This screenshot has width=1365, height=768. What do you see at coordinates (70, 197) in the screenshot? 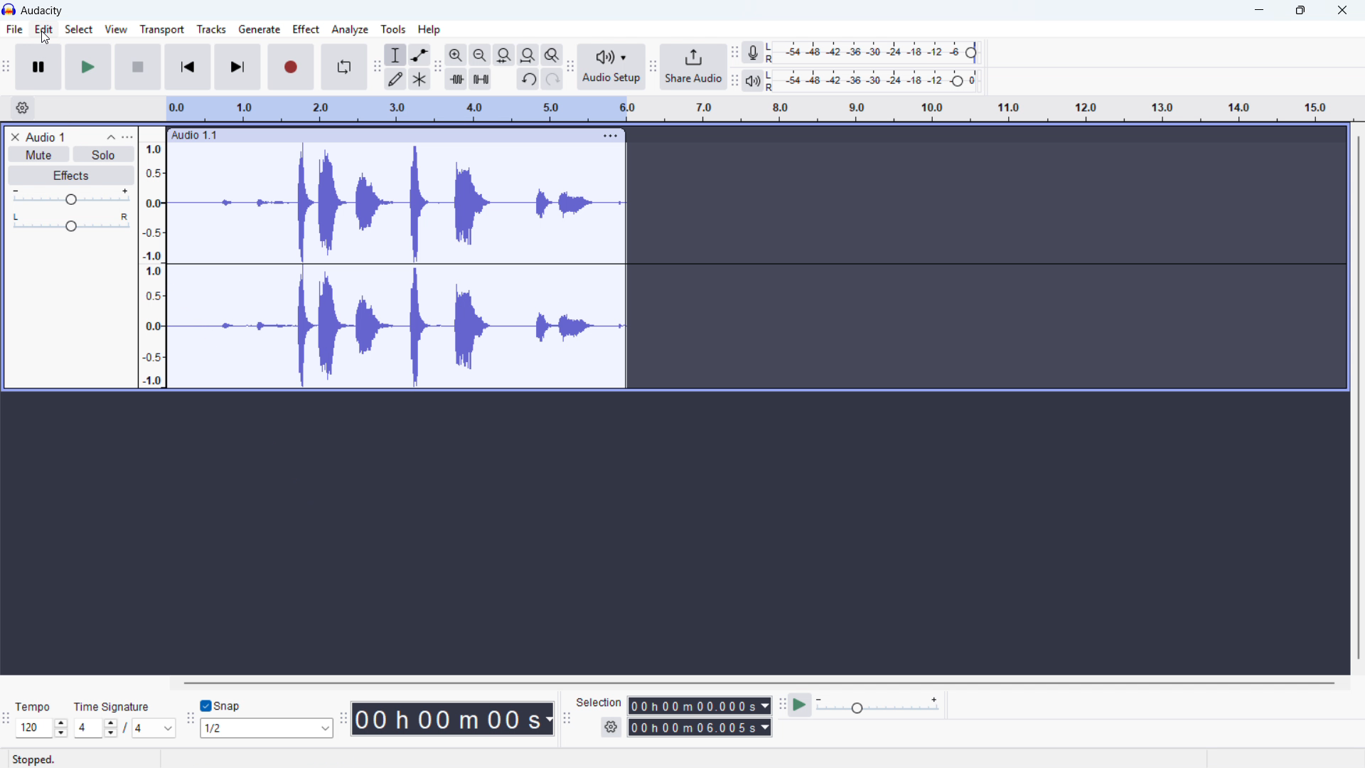
I see `gain` at bounding box center [70, 197].